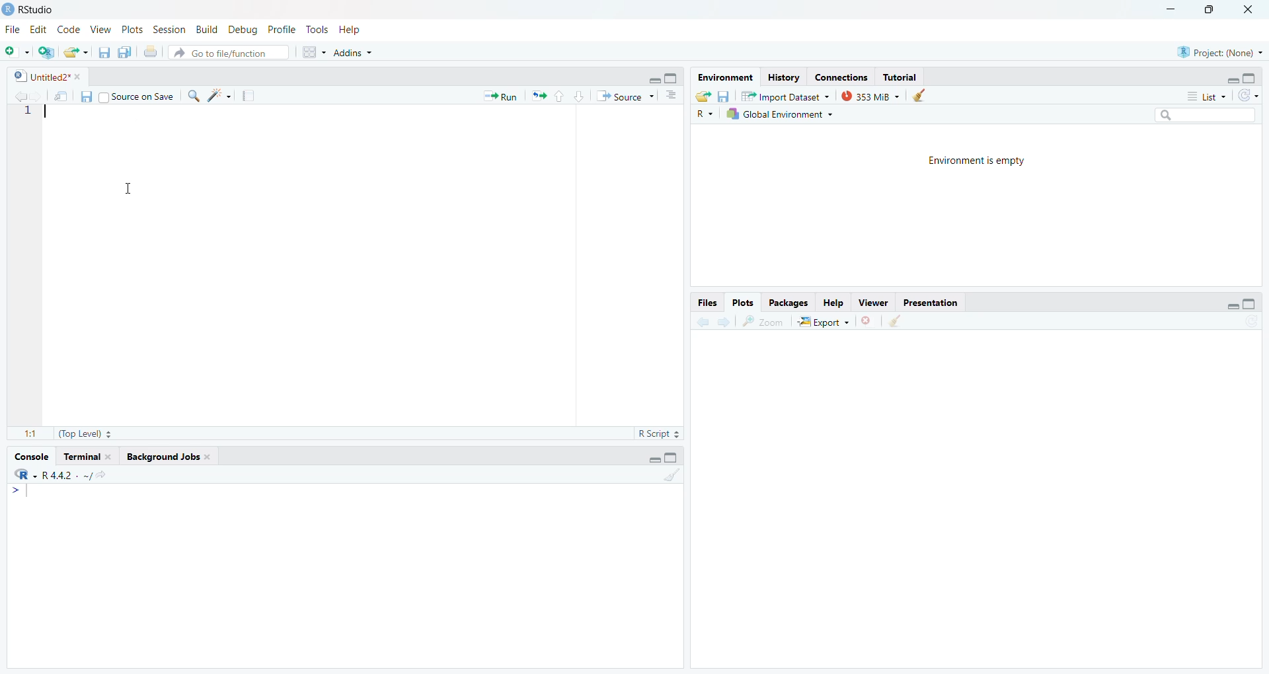  Describe the element at coordinates (980, 163) in the screenshot. I see `Environment is empty` at that location.